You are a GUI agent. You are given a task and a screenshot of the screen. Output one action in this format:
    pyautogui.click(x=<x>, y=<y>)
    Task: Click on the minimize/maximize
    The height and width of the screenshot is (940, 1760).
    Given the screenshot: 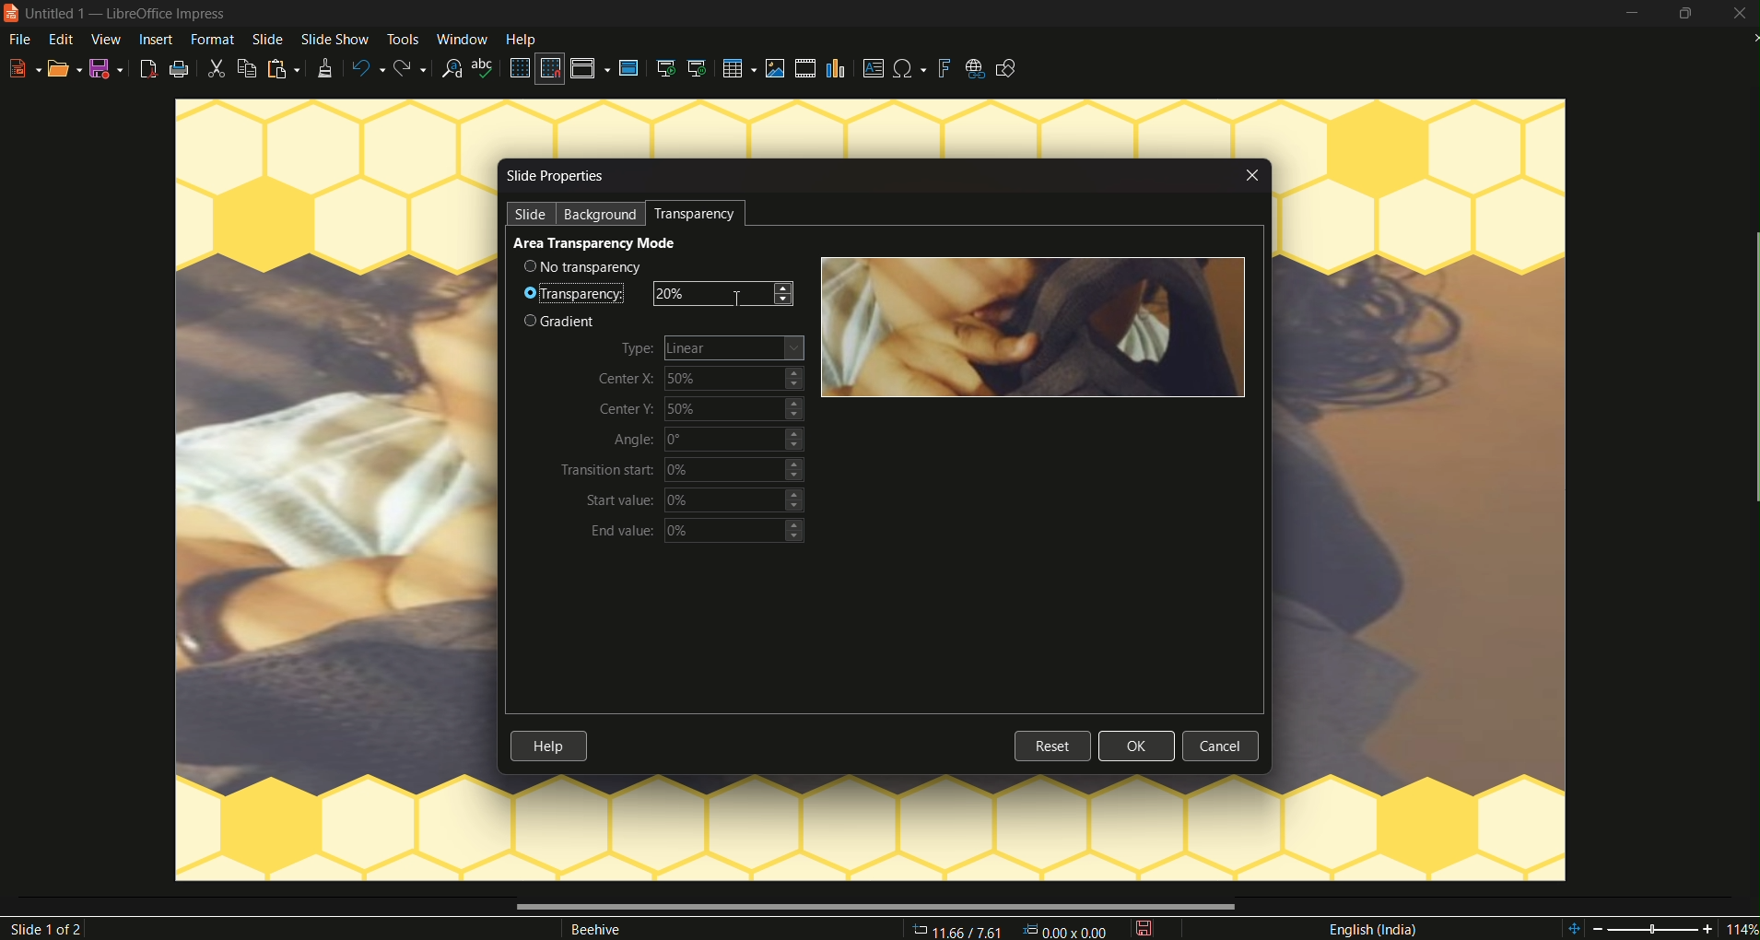 What is the action you would take?
    pyautogui.click(x=1687, y=14)
    